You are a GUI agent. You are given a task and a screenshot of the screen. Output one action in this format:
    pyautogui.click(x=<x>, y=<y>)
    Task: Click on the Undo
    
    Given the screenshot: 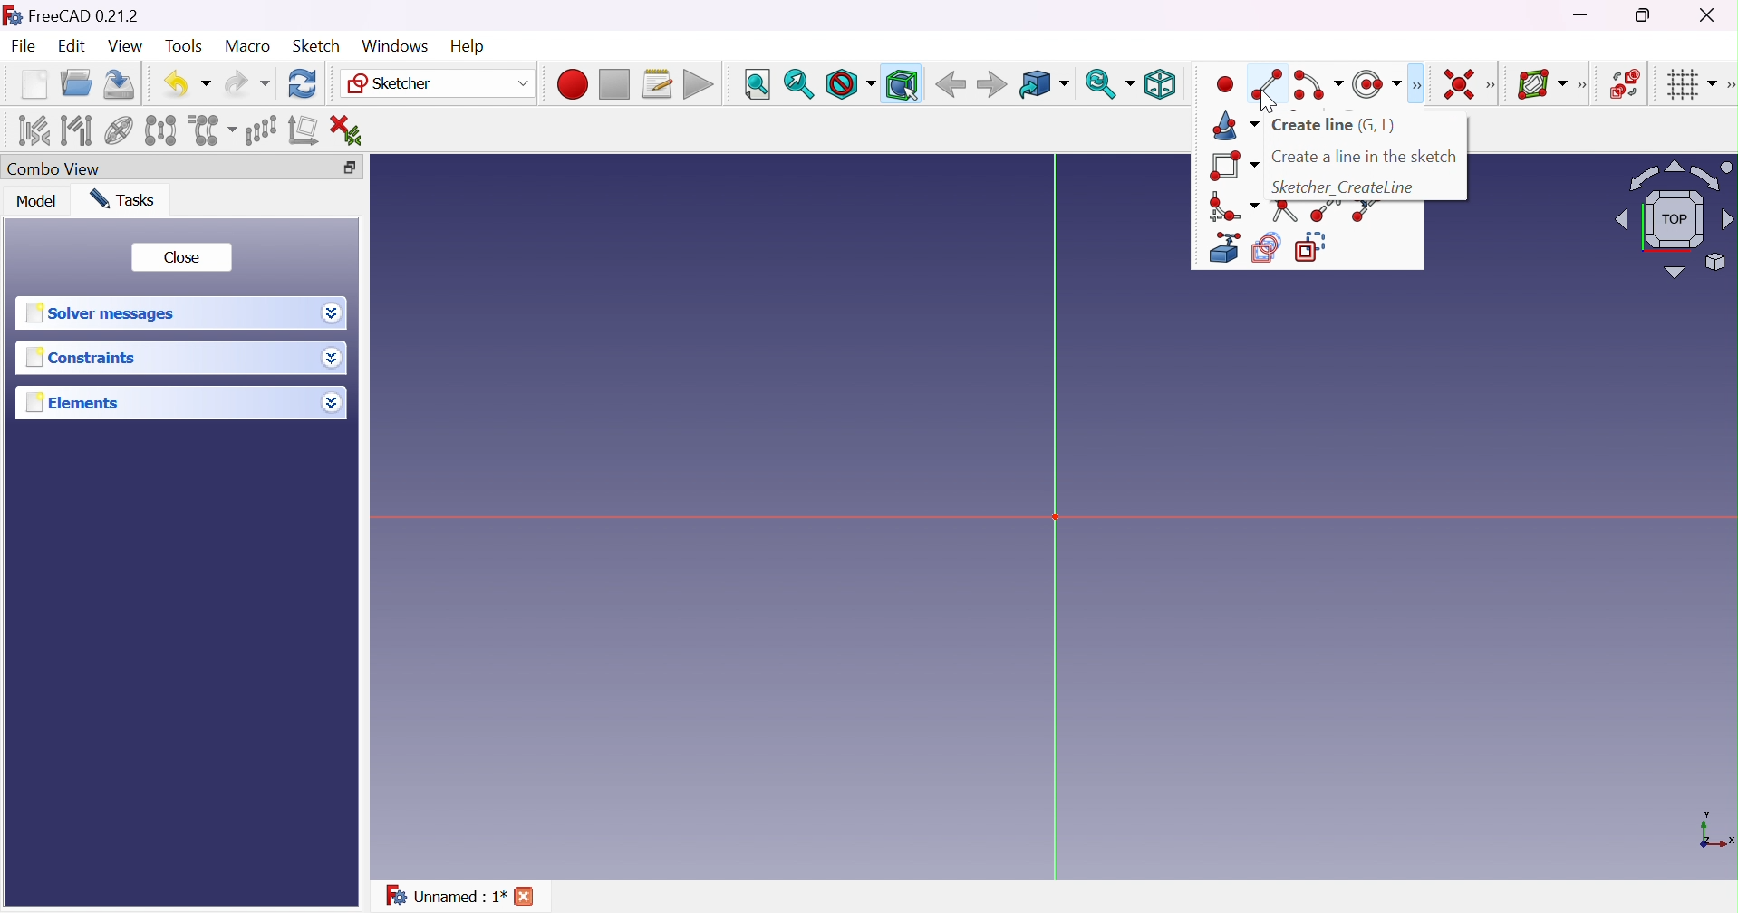 What is the action you would take?
    pyautogui.click(x=187, y=82)
    